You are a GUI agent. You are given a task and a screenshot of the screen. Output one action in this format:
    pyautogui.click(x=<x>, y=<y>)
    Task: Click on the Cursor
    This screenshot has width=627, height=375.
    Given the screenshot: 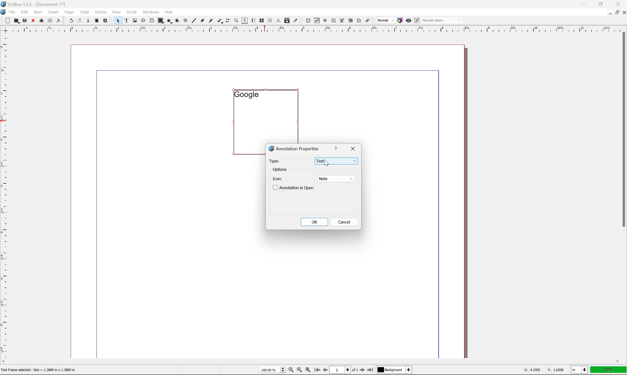 What is the action you would take?
    pyautogui.click(x=325, y=163)
    